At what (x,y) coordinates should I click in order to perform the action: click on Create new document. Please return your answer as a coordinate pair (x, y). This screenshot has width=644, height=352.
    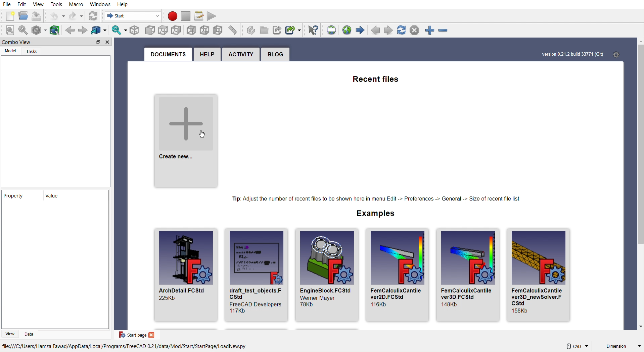
    Looking at the image, I should click on (9, 15).